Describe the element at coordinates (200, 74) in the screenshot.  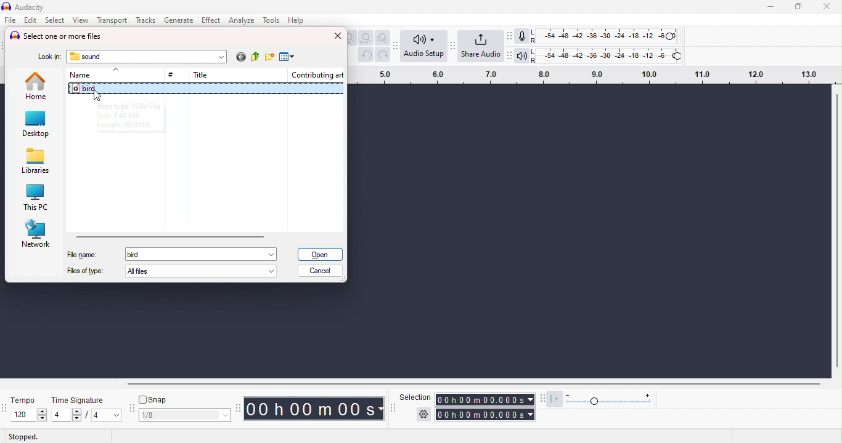
I see `title` at that location.